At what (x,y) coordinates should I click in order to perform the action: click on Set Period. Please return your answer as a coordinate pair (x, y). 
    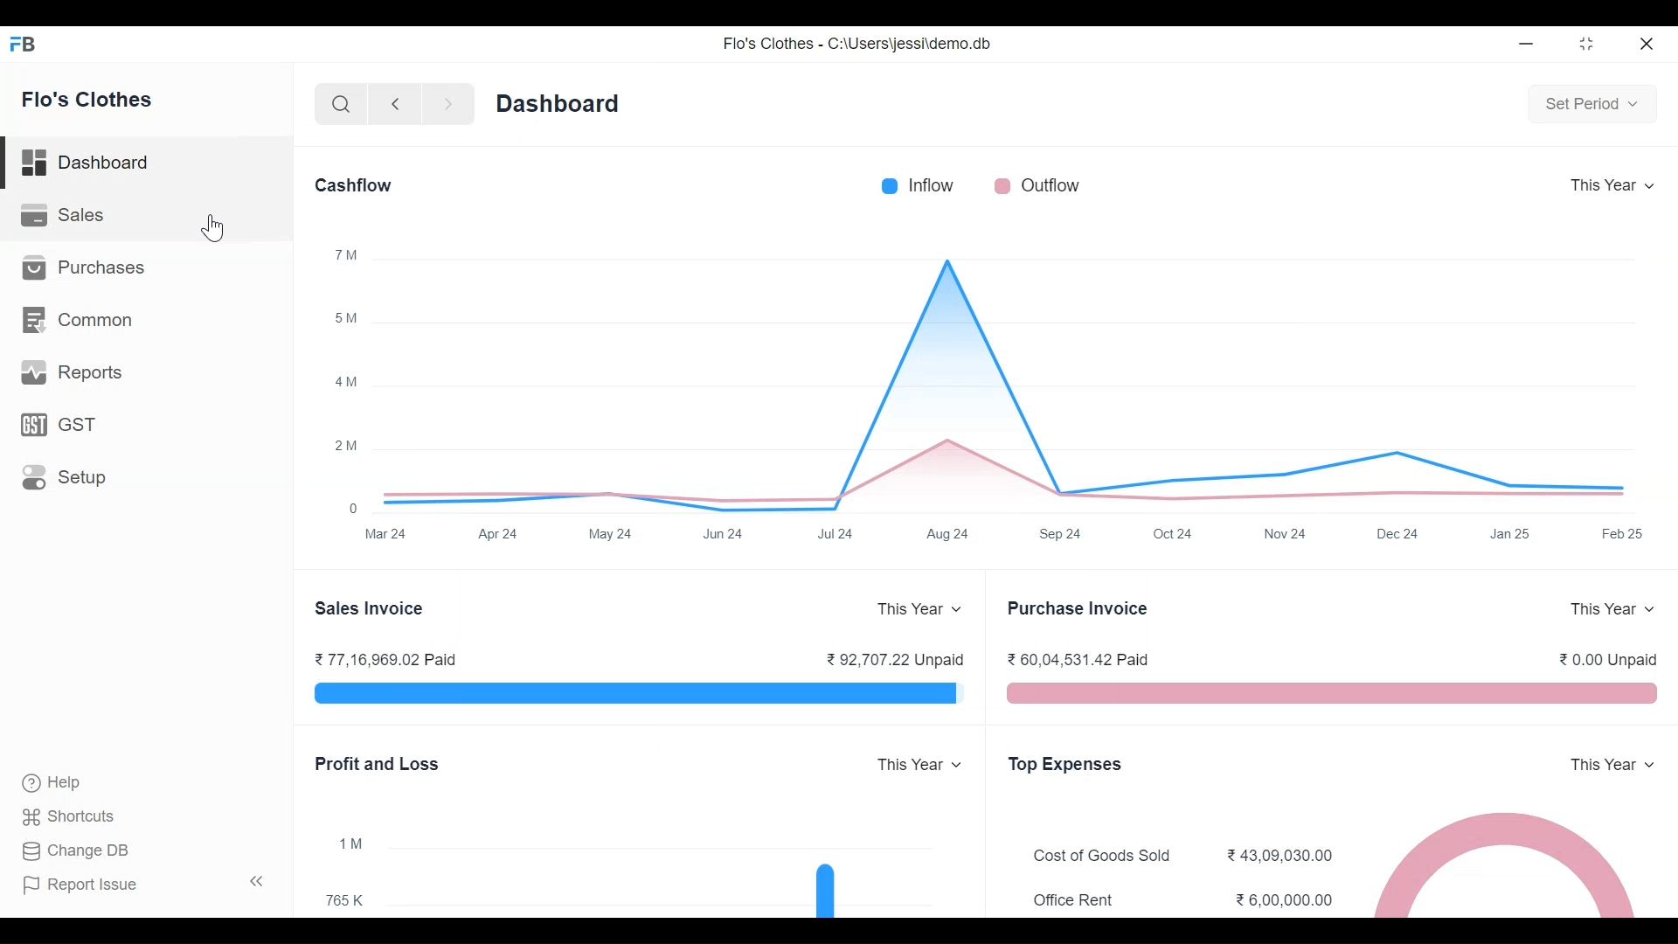
    Looking at the image, I should click on (1594, 105).